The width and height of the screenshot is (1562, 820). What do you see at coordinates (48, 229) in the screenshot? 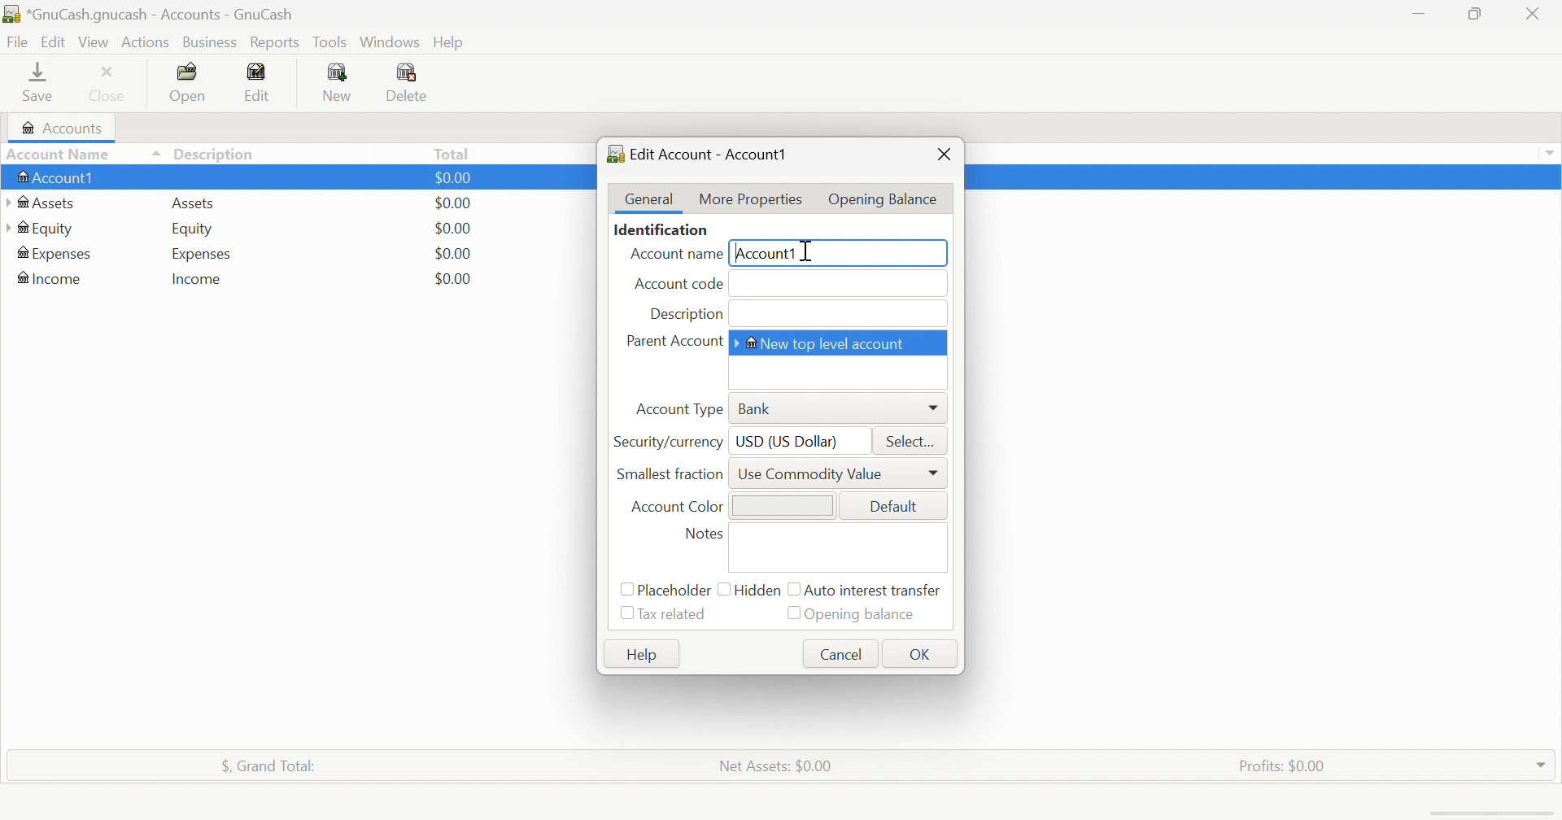
I see `Equity` at bounding box center [48, 229].